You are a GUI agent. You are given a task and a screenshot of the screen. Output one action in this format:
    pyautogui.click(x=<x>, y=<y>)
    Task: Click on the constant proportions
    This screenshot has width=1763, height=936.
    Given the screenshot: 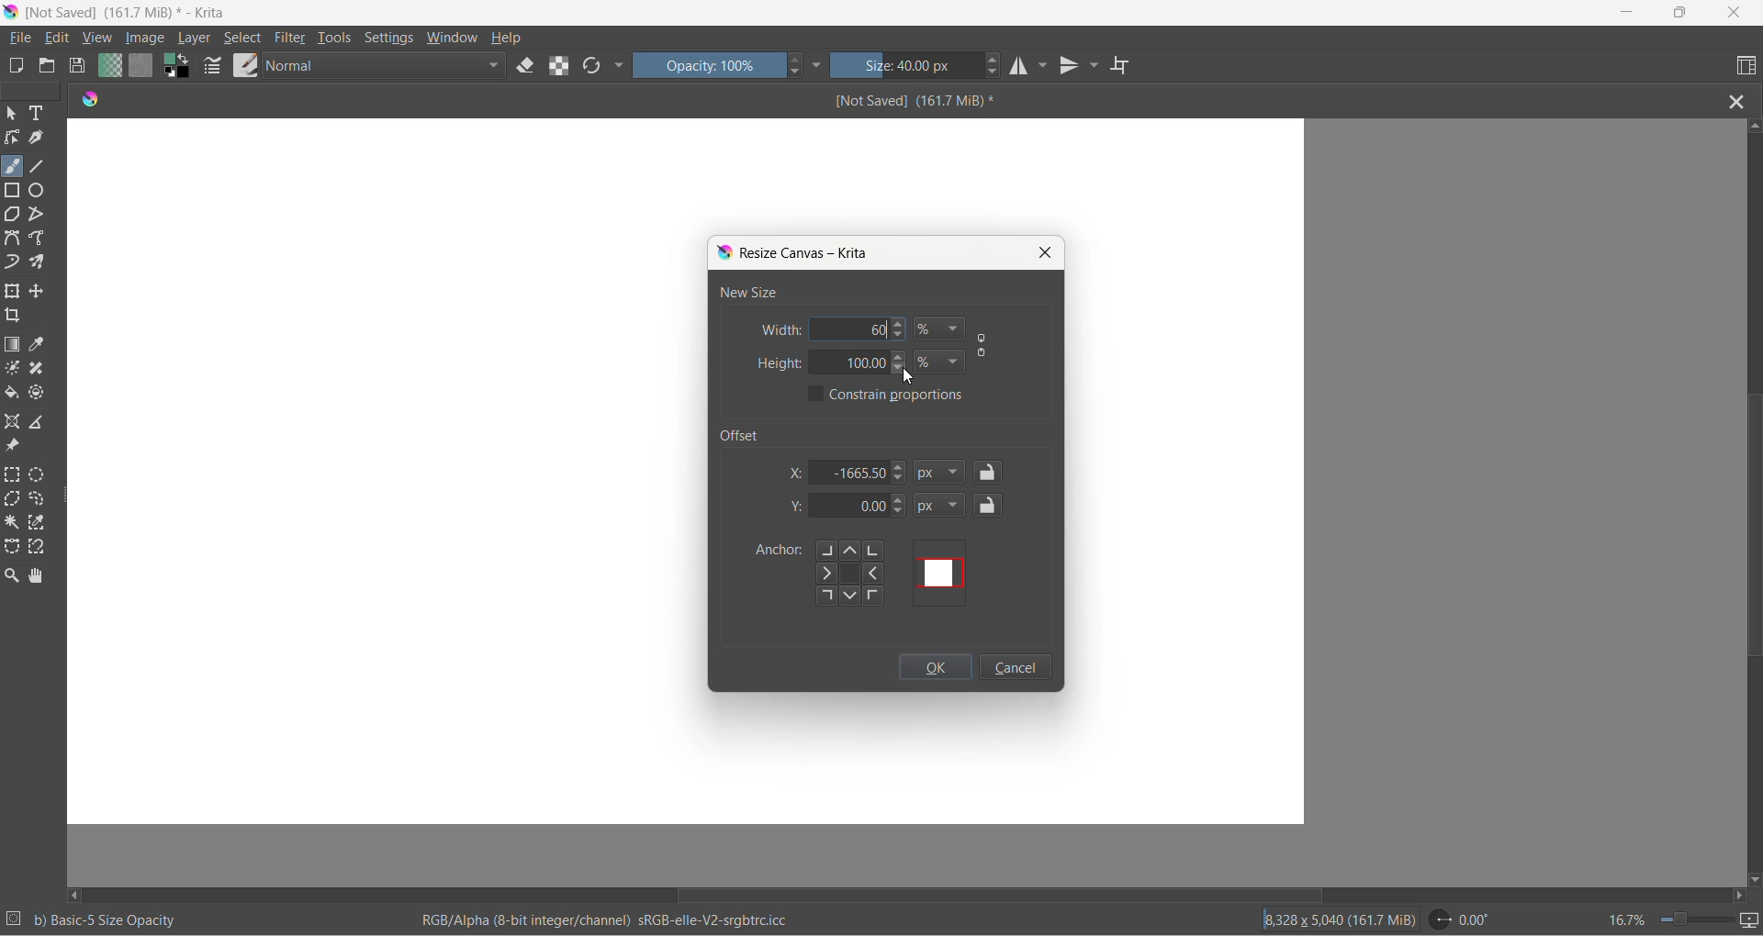 What is the action you would take?
    pyautogui.click(x=903, y=395)
    